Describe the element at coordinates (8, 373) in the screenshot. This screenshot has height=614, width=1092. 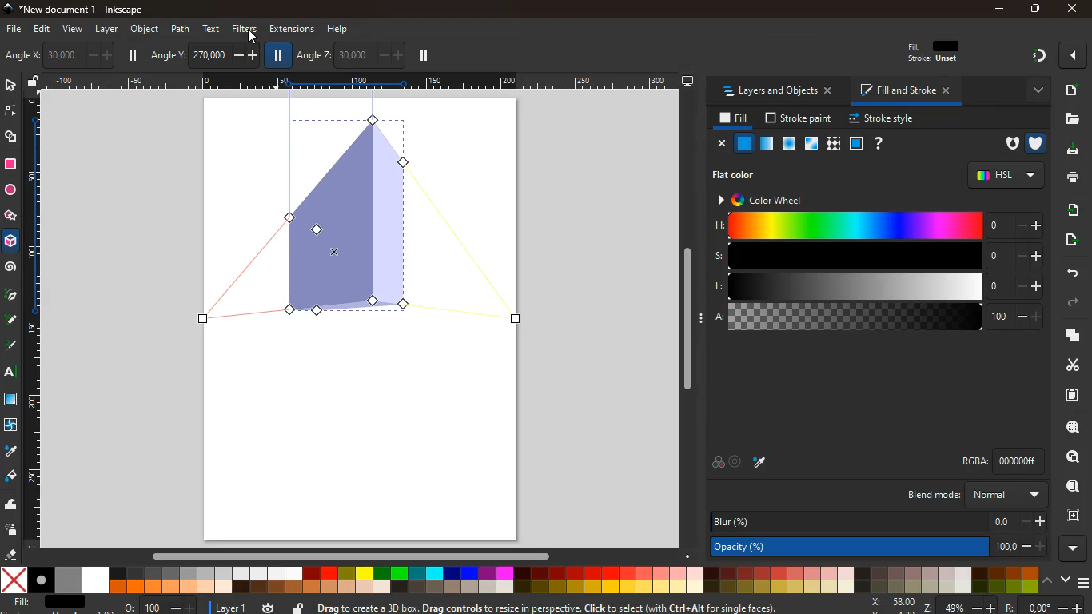
I see `text` at that location.